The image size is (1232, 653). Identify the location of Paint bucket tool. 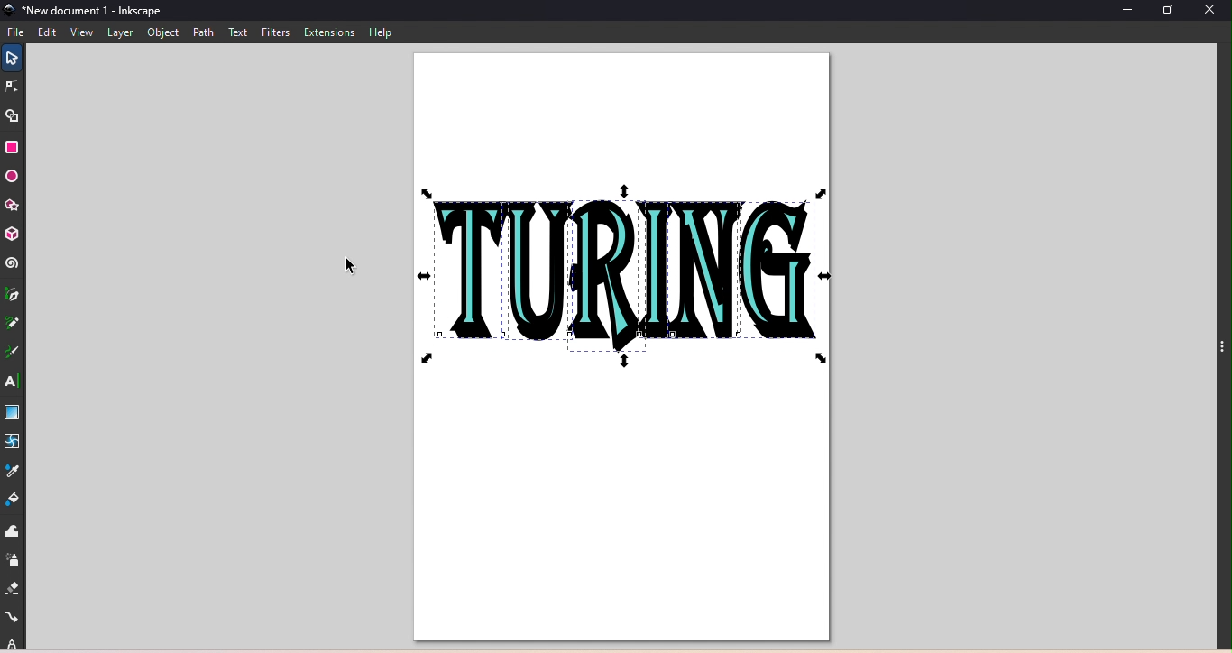
(17, 499).